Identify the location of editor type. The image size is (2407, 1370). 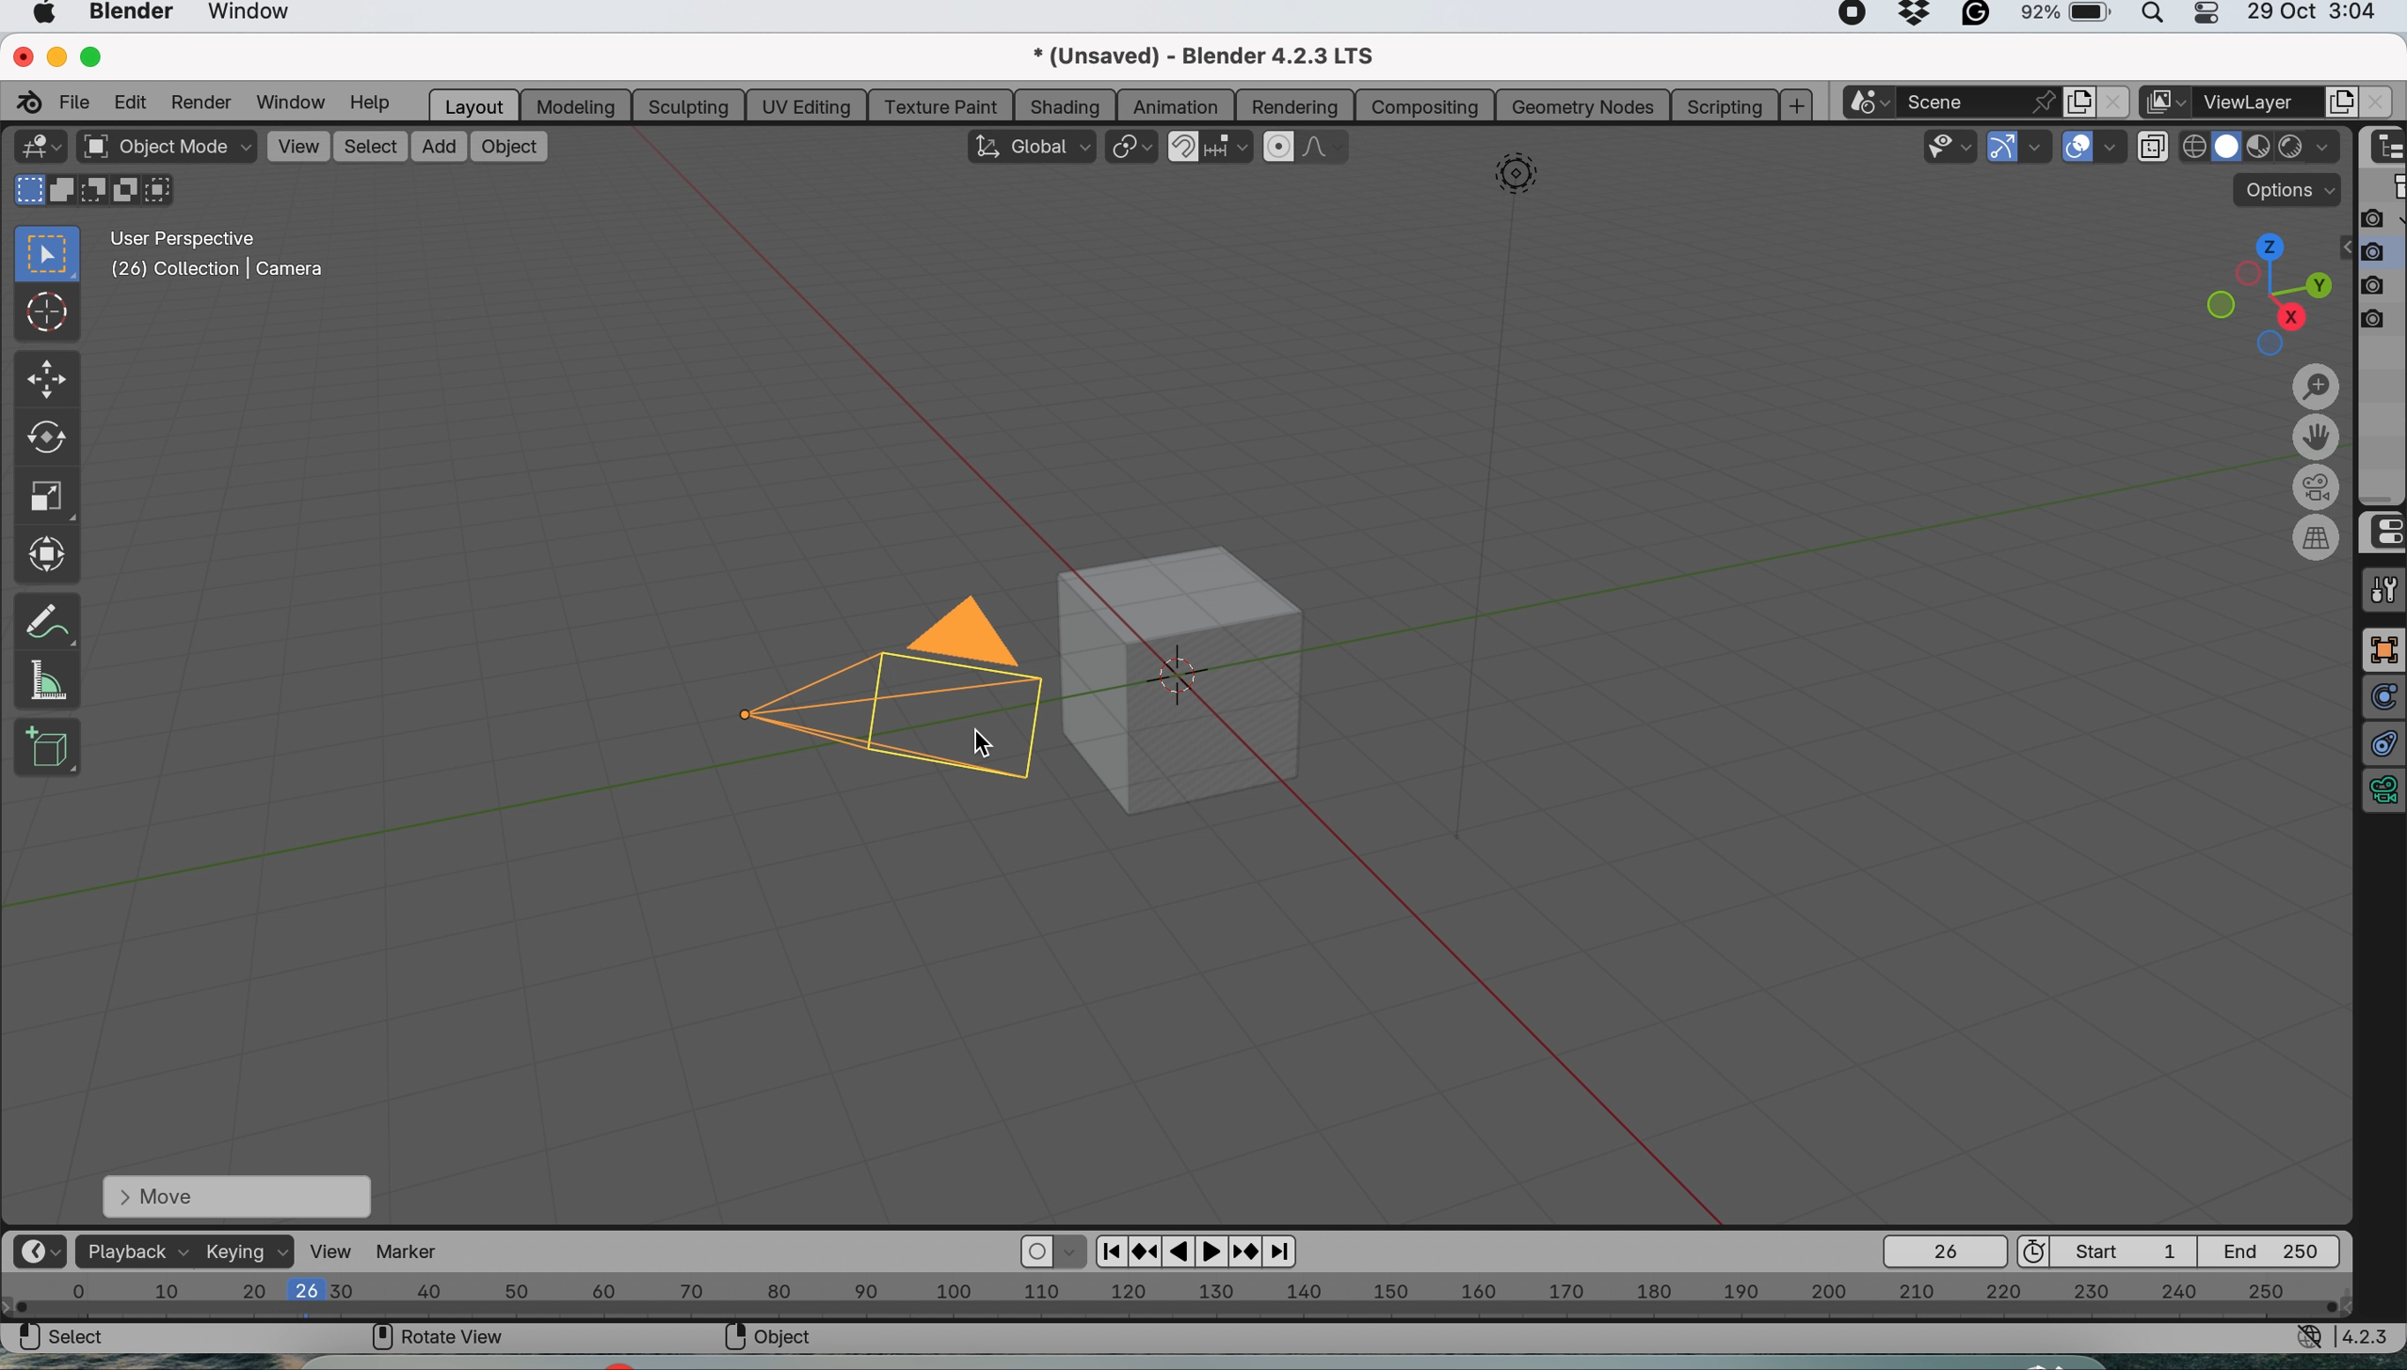
(39, 147).